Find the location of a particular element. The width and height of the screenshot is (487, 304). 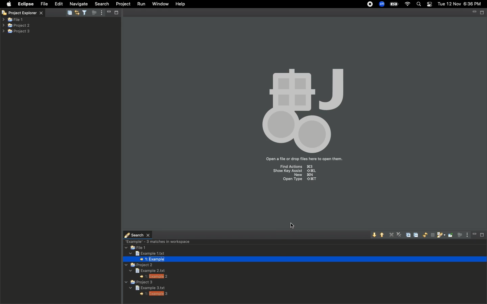

3 matches in workspace is located at coordinates (157, 241).